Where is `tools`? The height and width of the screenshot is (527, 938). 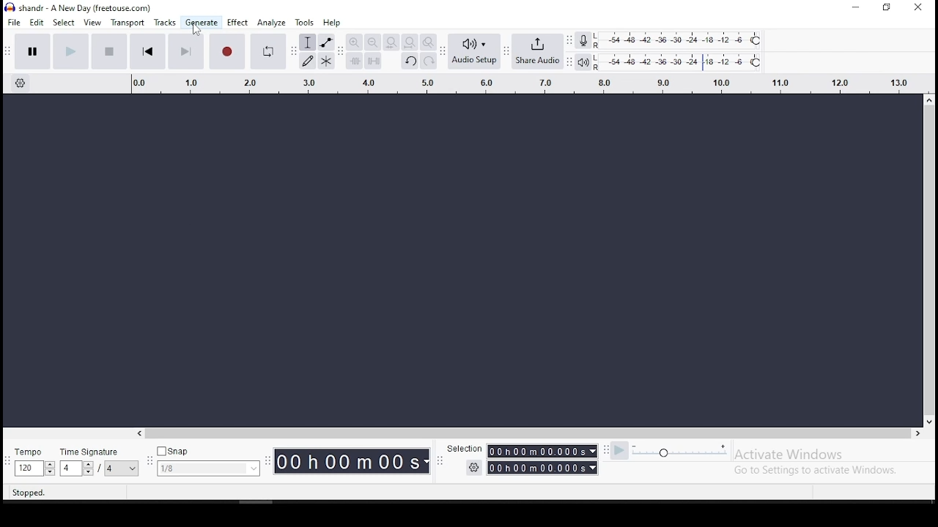 tools is located at coordinates (306, 22).